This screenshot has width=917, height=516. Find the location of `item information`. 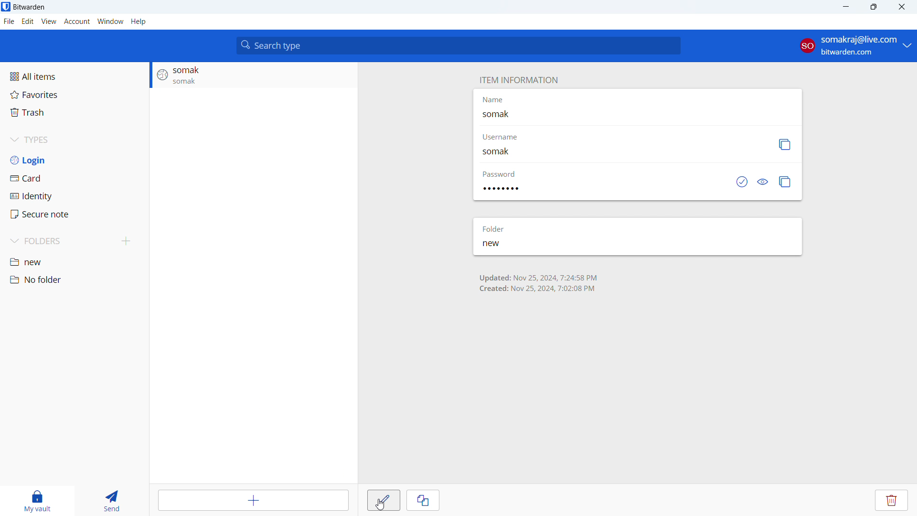

item information is located at coordinates (517, 79).